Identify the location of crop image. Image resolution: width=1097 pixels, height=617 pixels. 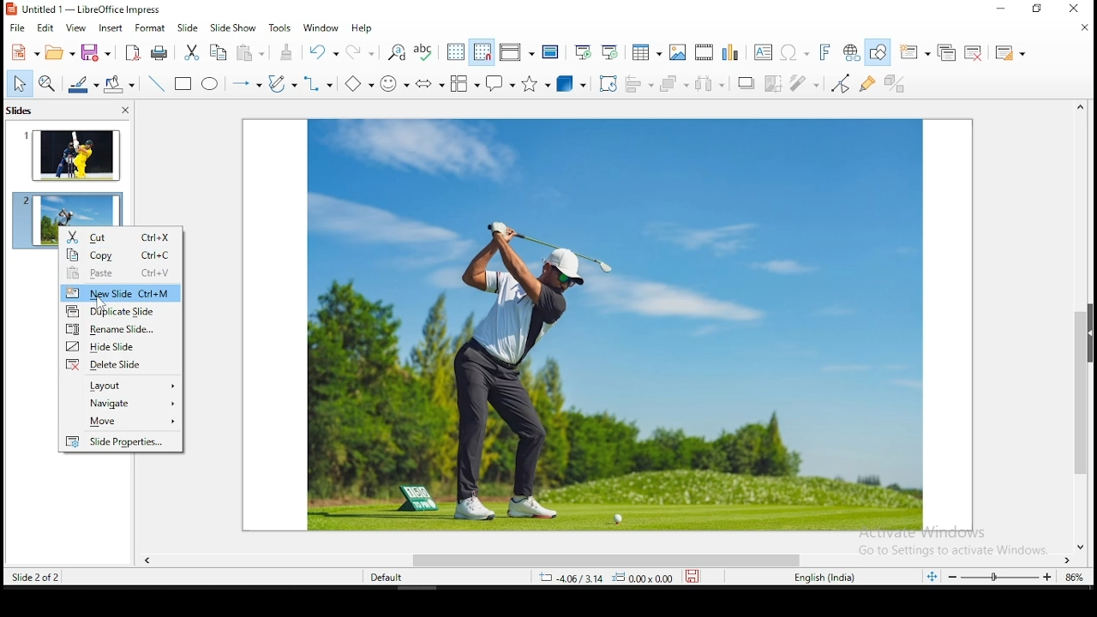
(771, 81).